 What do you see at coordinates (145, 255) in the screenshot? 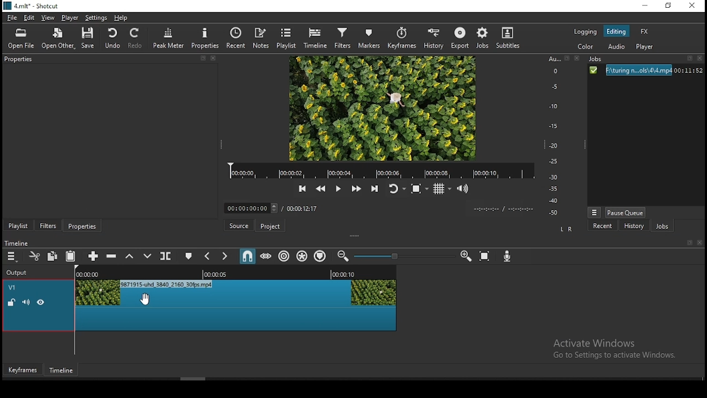
I see `overwrite` at bounding box center [145, 255].